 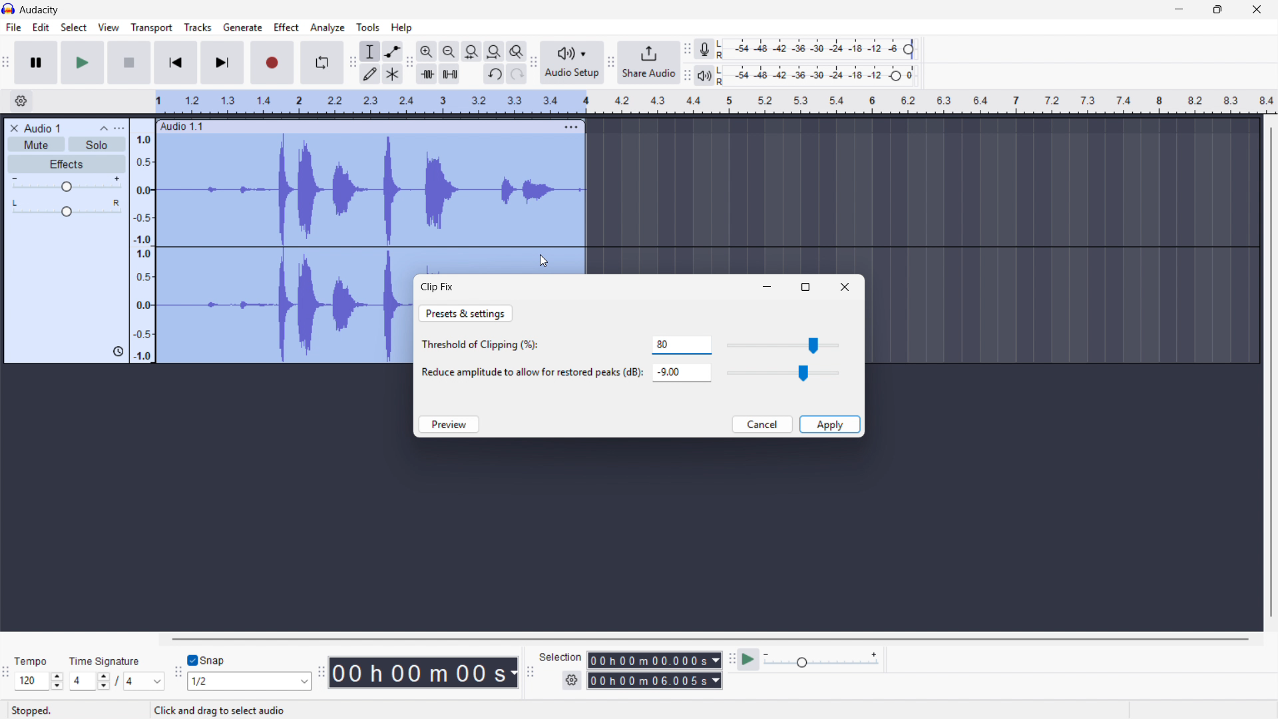 I want to click on Threshold of clipping, so click(x=682, y=345).